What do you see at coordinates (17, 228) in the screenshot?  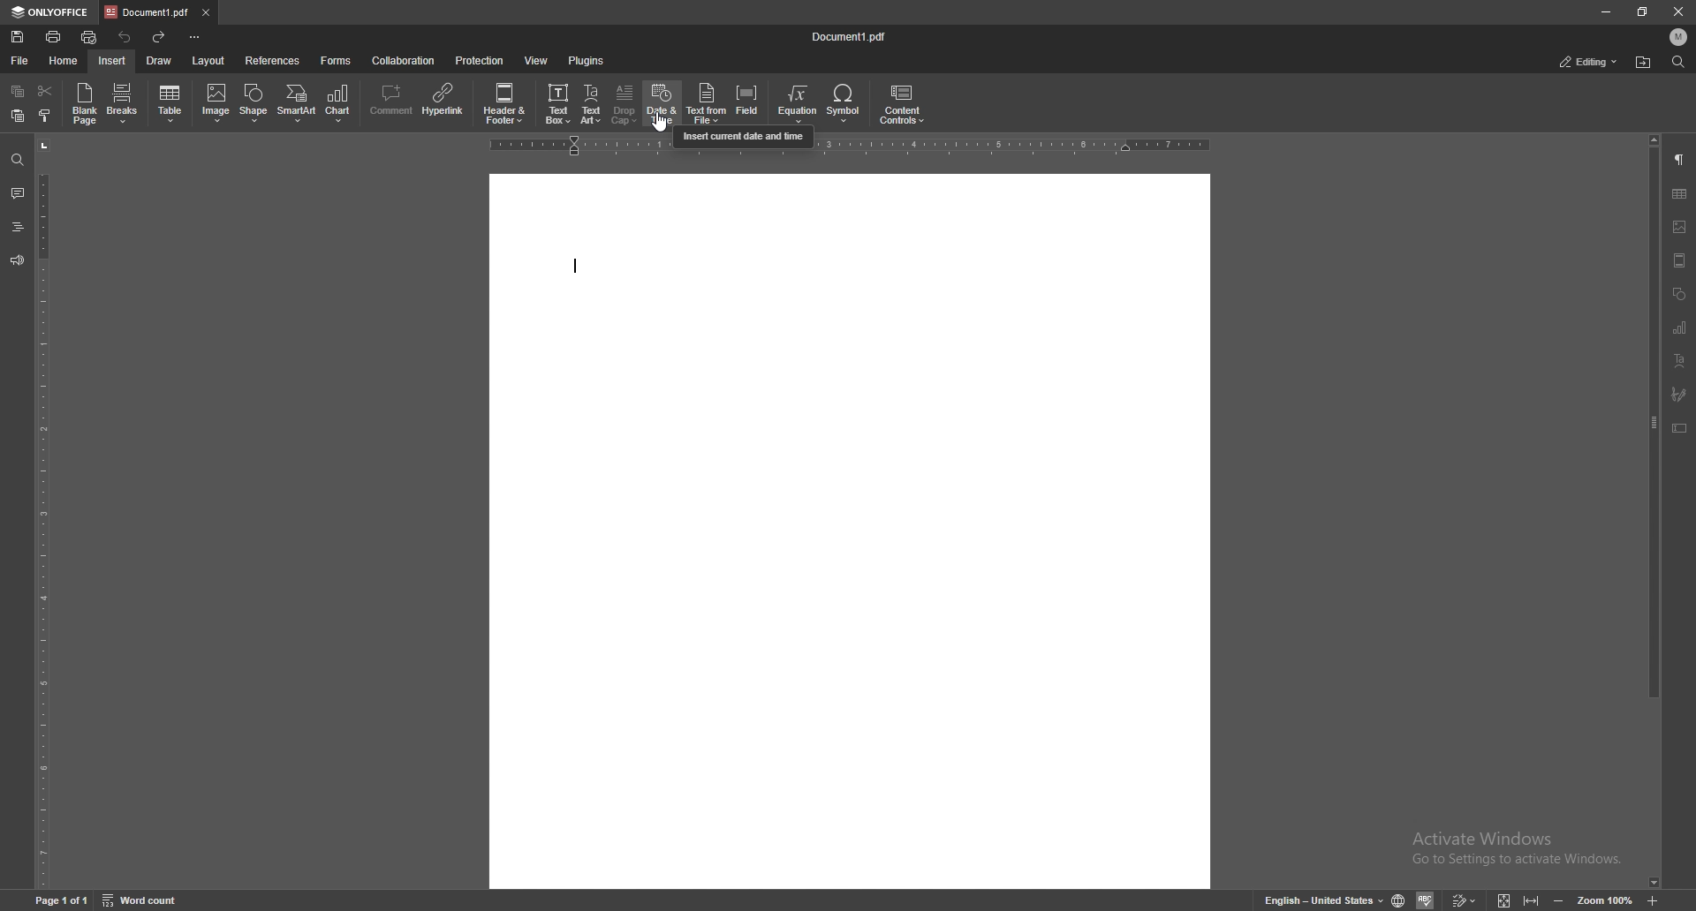 I see `heading` at bounding box center [17, 228].